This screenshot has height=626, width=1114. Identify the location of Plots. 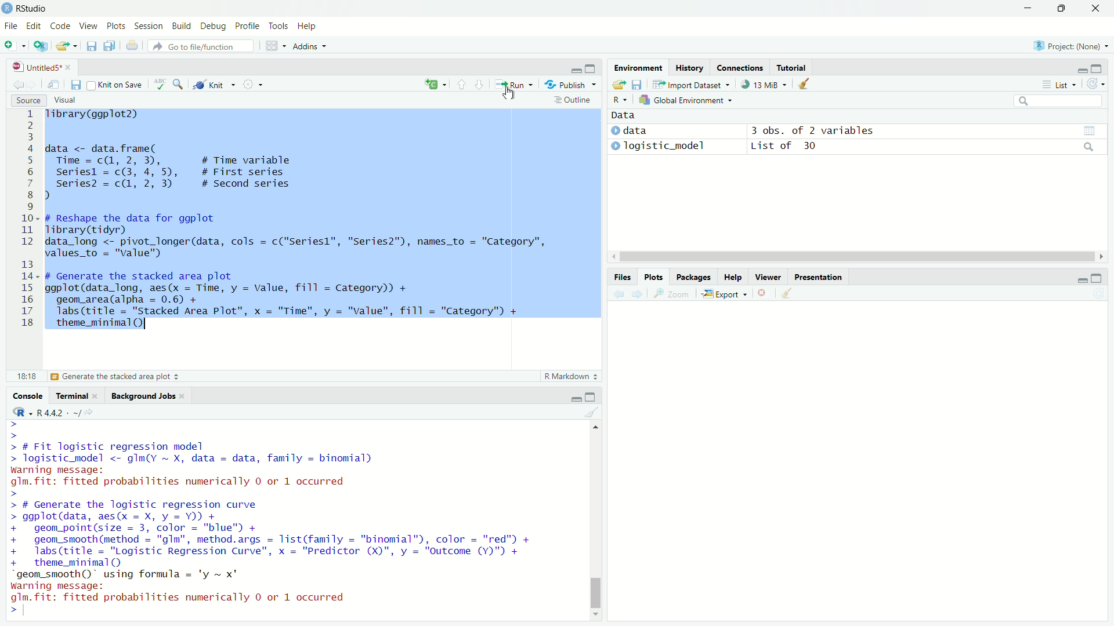
(117, 26).